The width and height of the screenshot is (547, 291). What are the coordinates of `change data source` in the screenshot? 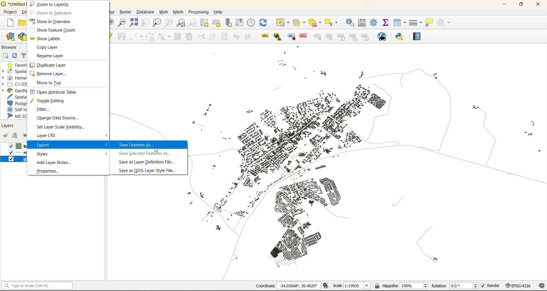 It's located at (61, 119).